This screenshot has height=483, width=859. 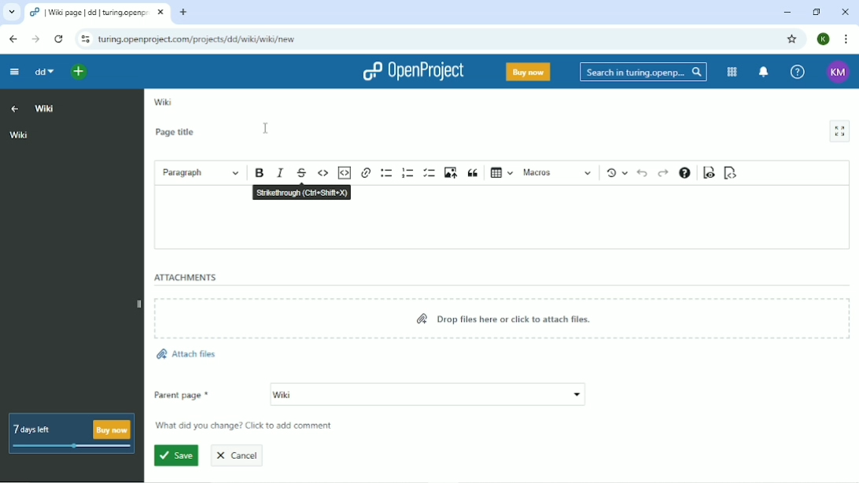 What do you see at coordinates (182, 395) in the screenshot?
I see `Parent page` at bounding box center [182, 395].